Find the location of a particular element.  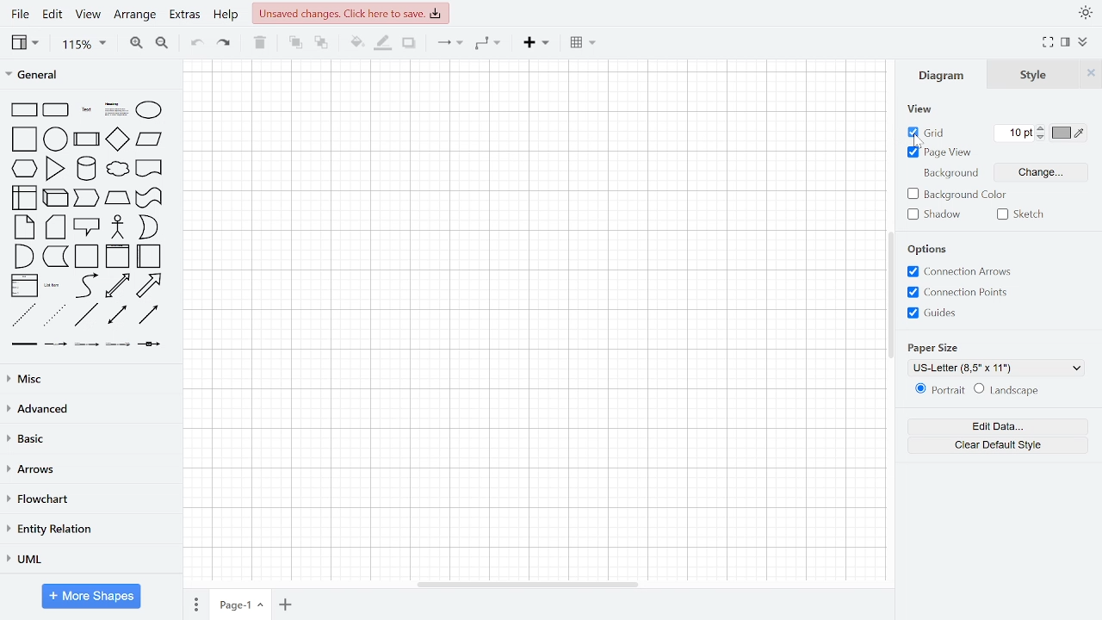

background is located at coordinates (952, 175).